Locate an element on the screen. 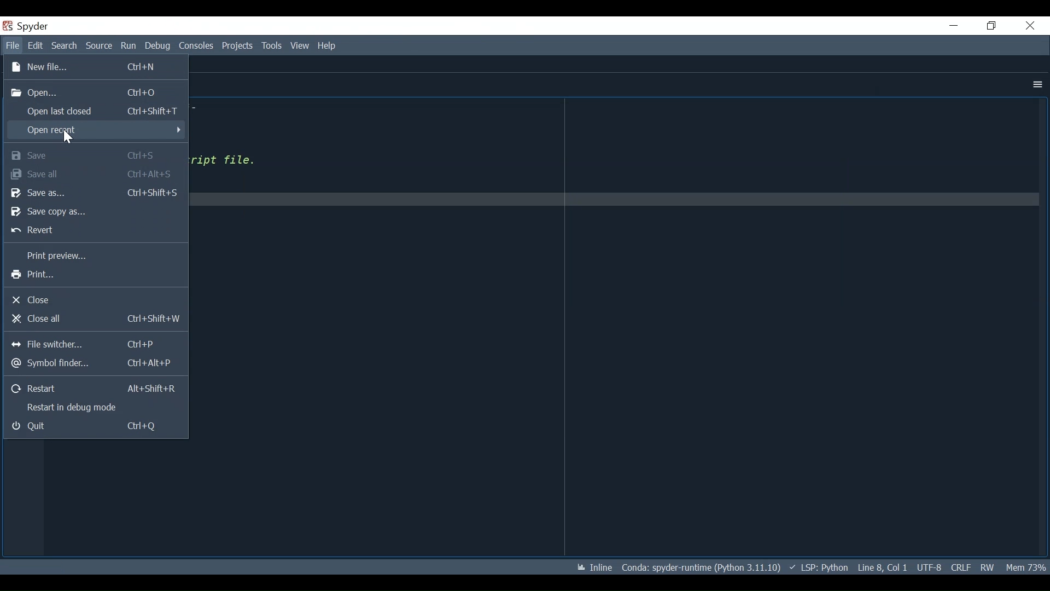 This screenshot has height=591, width=1050. Quit is located at coordinates (95, 427).